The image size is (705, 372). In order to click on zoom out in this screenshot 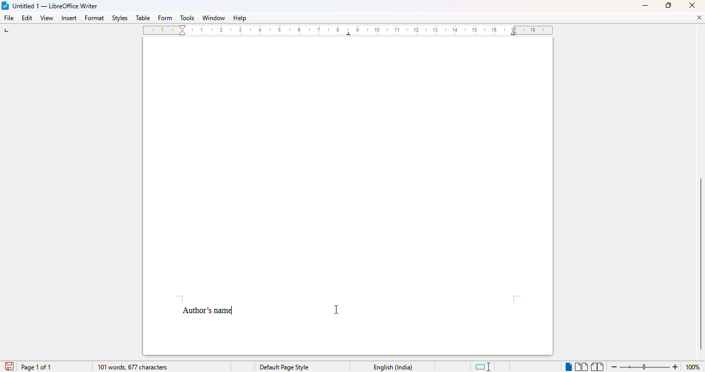, I will do `click(614, 366)`.